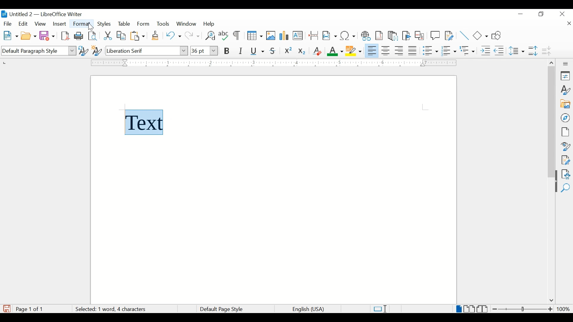 This screenshot has height=322, width=573. I want to click on properties, so click(566, 76).